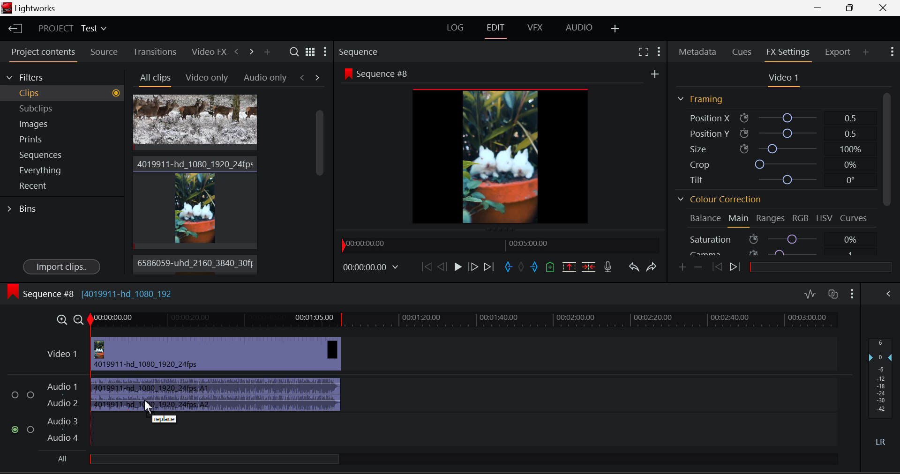  Describe the element at coordinates (69, 319) in the screenshot. I see `Timeline Zoom In/Out` at that location.